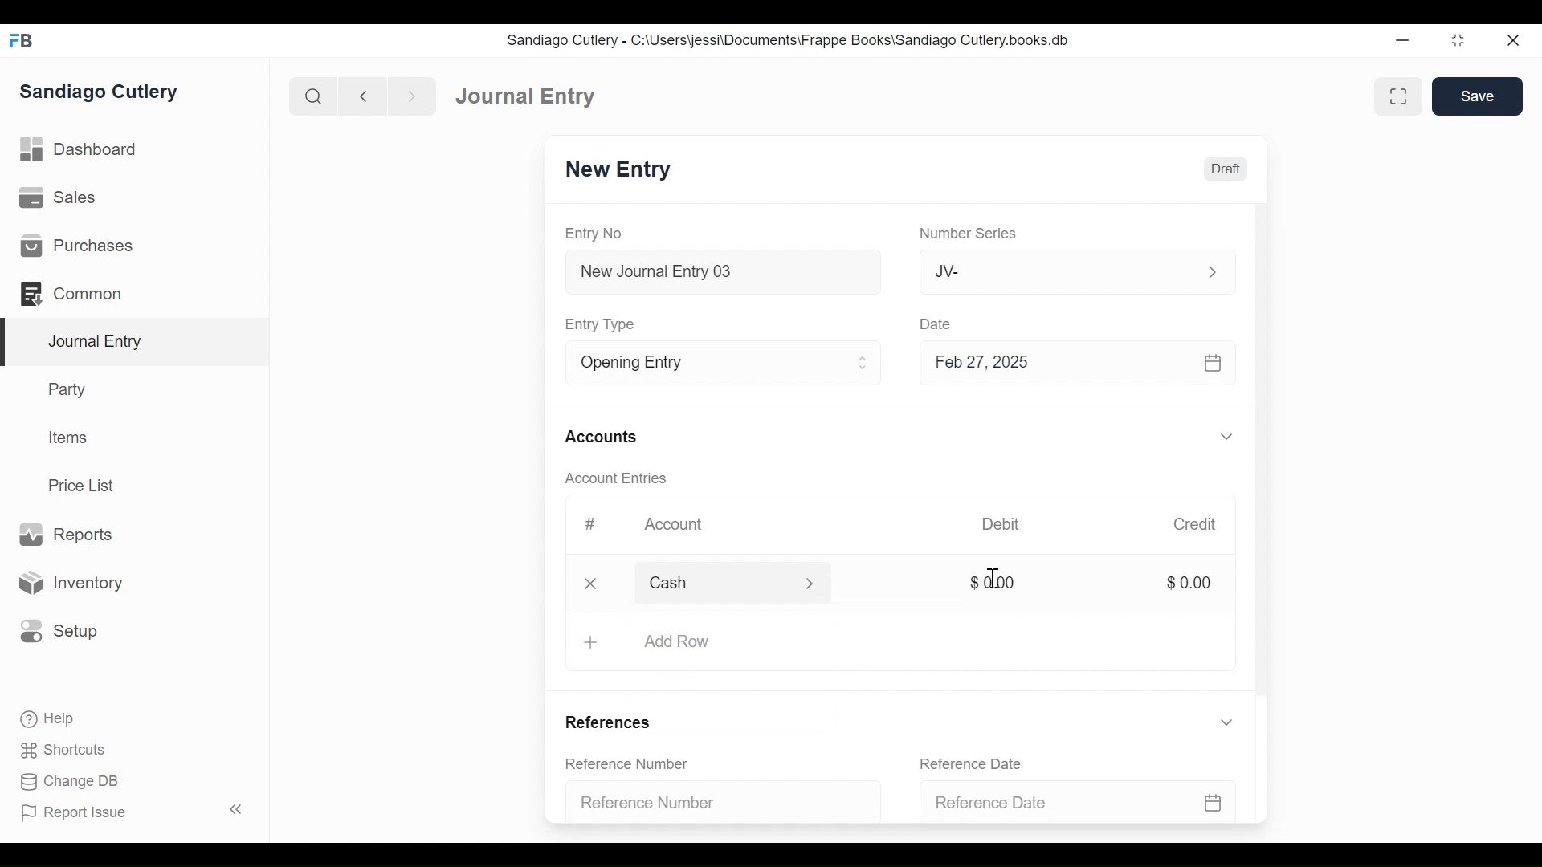 This screenshot has width=1542, height=867. Describe the element at coordinates (1080, 800) in the screenshot. I see `Reference Date` at that location.